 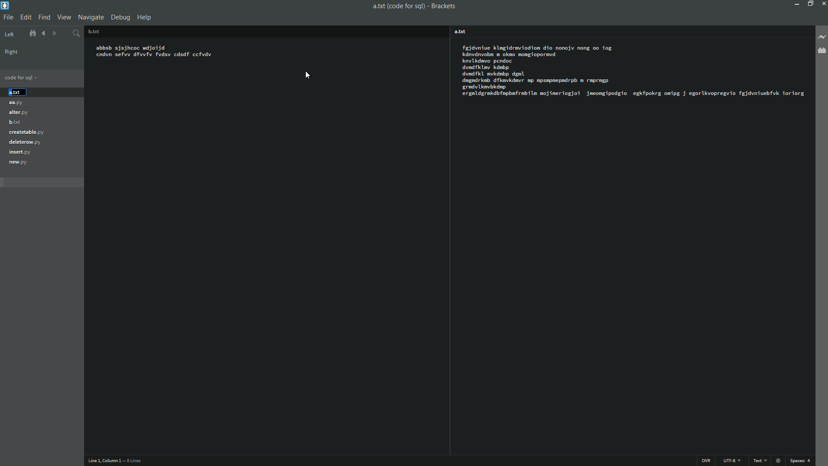 What do you see at coordinates (18, 112) in the screenshot?
I see `alter.py` at bounding box center [18, 112].